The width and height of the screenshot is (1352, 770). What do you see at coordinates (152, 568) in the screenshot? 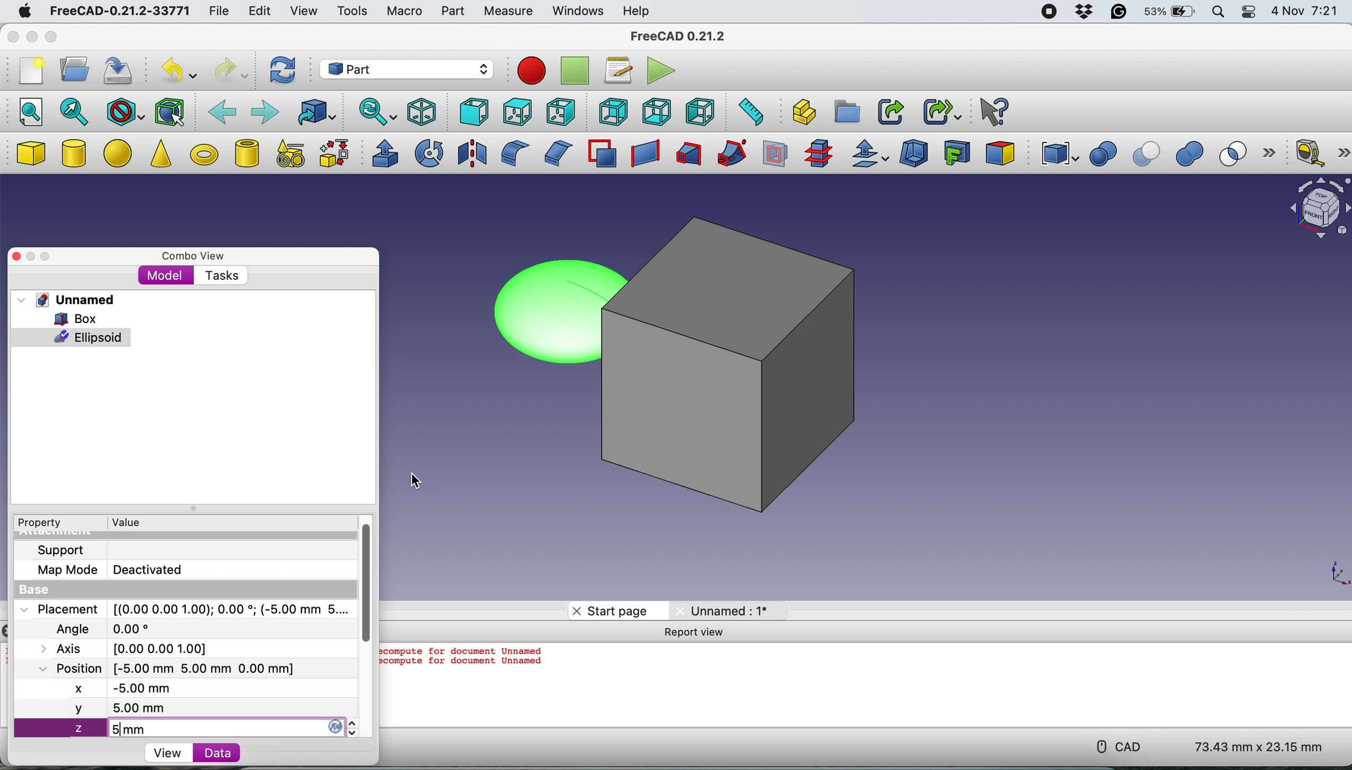
I see `Deactivated` at bounding box center [152, 568].